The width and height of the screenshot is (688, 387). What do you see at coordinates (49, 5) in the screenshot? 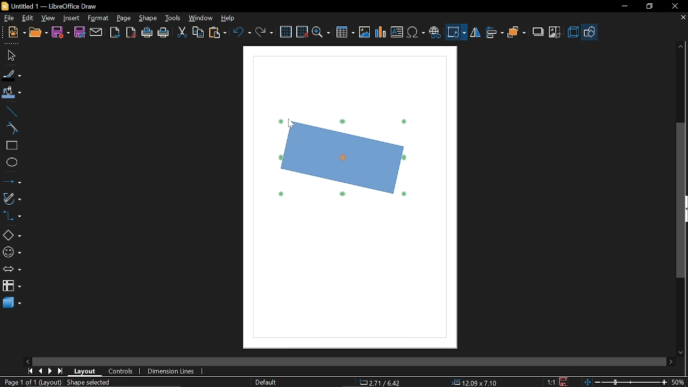
I see `Untitled 1 - LibreOffice Draw` at bounding box center [49, 5].